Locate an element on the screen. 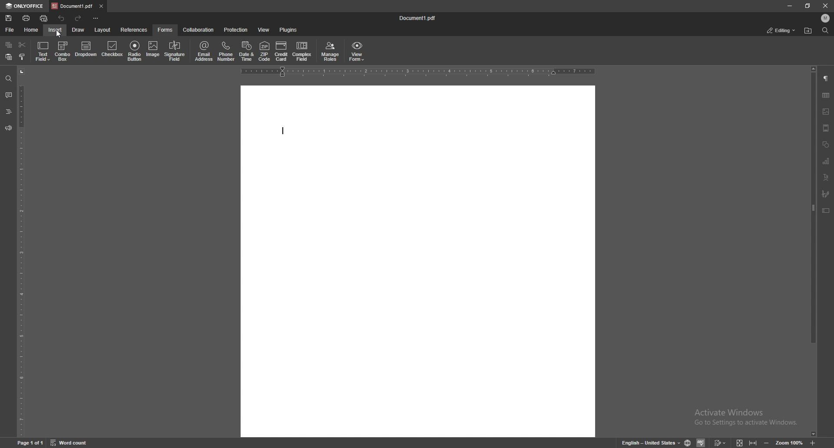 This screenshot has width=834, height=448. dropdown is located at coordinates (86, 51).